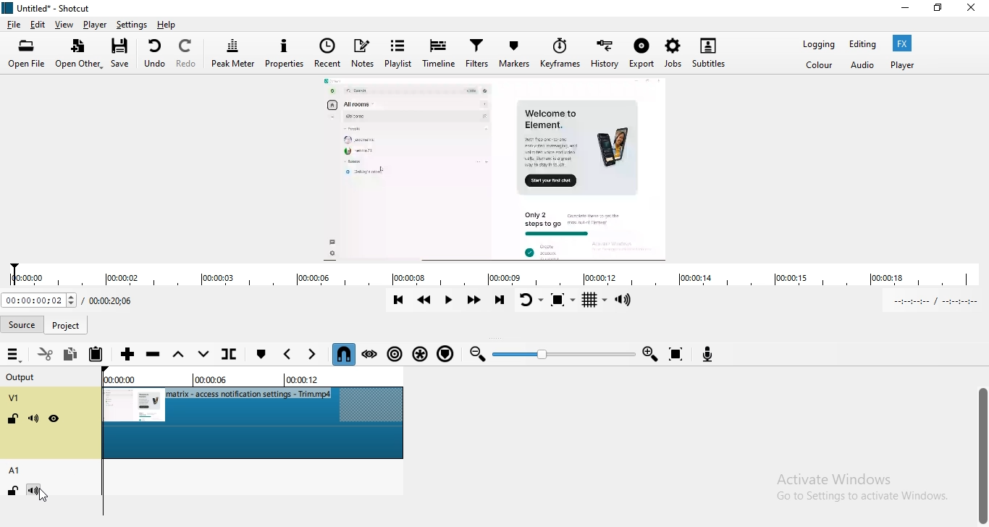 This screenshot has height=527, width=989. Describe the element at coordinates (257, 424) in the screenshot. I see `Video track` at that location.